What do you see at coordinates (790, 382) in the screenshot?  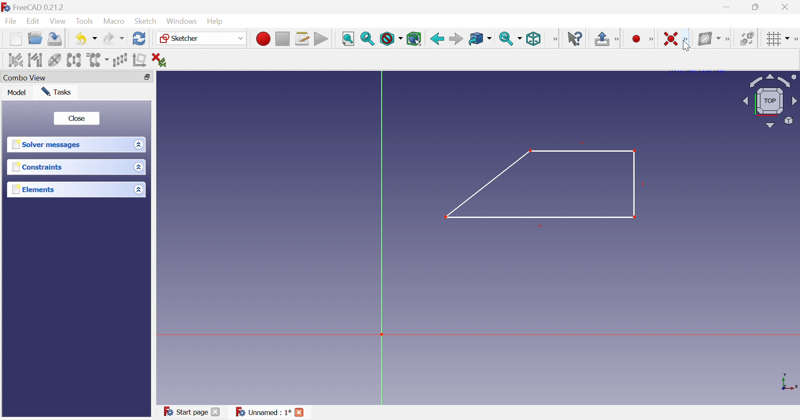 I see `X, Y plane` at bounding box center [790, 382].